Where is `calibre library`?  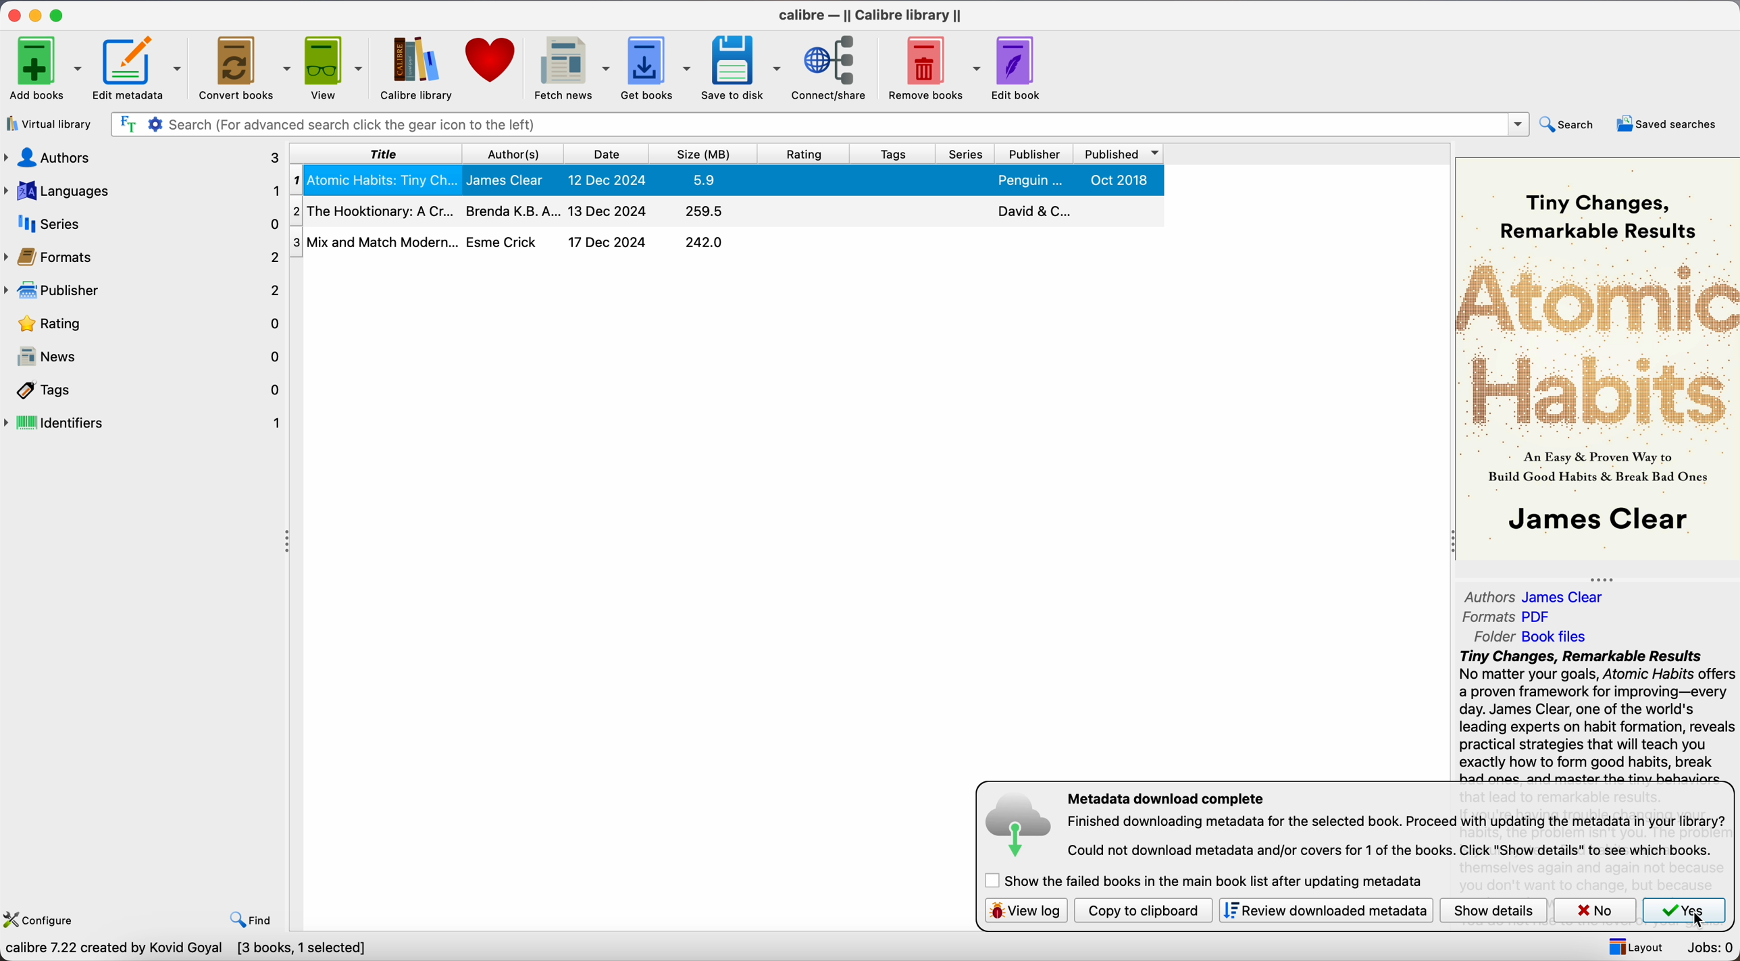 calibre library is located at coordinates (413, 68).